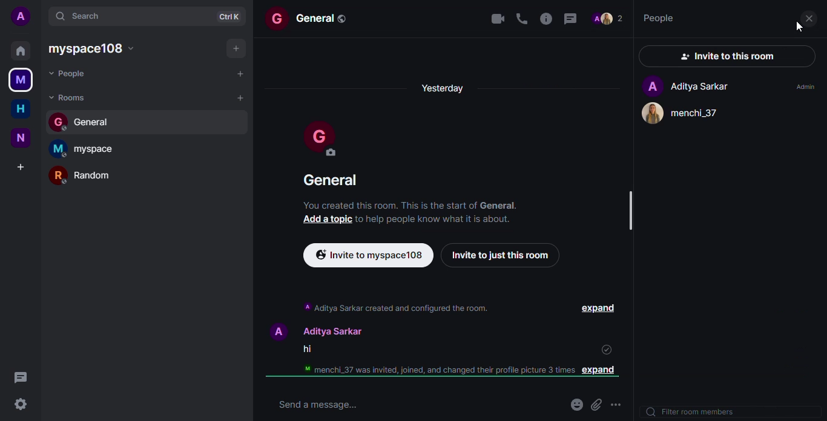 This screenshot has height=421, width=827. What do you see at coordinates (599, 403) in the screenshot?
I see `attach` at bounding box center [599, 403].